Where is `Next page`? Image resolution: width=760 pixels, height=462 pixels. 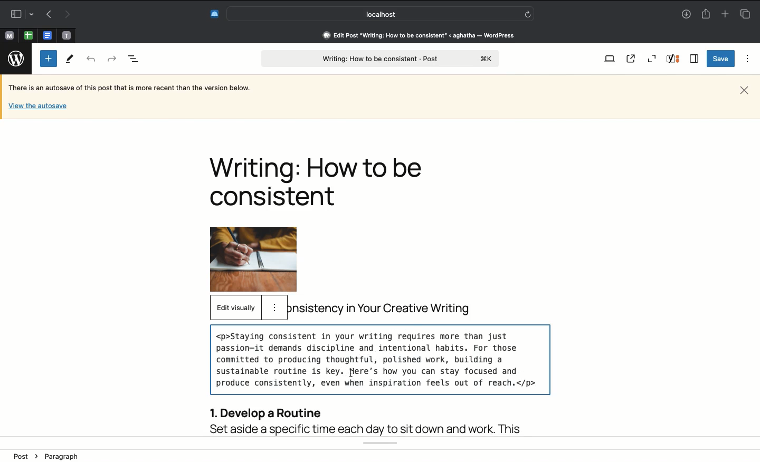 Next page is located at coordinates (69, 14).